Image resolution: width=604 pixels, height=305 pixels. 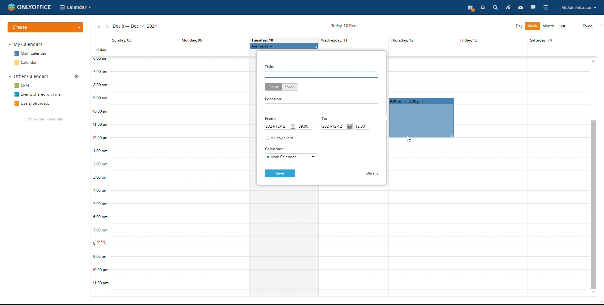 What do you see at coordinates (291, 157) in the screenshot?
I see `select calendar` at bounding box center [291, 157].